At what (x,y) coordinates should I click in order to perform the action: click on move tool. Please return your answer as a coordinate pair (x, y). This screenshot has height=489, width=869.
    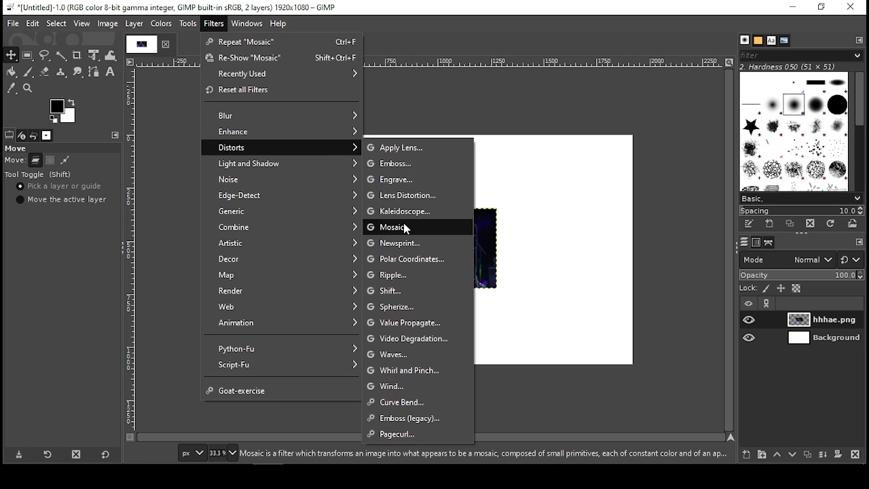
    Looking at the image, I should click on (12, 54).